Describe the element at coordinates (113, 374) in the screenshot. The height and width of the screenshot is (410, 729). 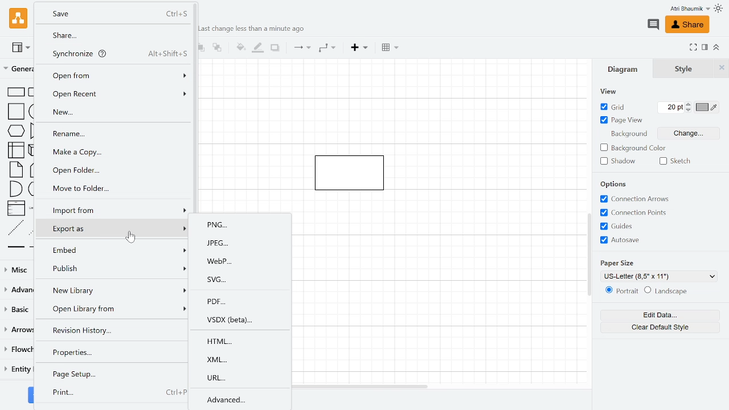
I see `Page setup` at that location.